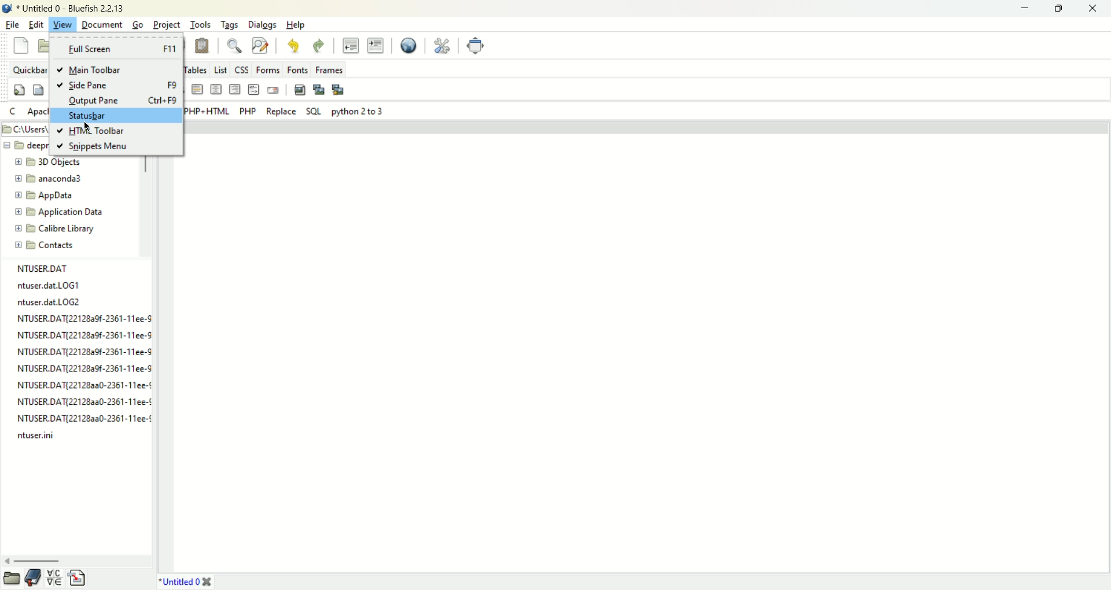  I want to click on multi thumbnail, so click(338, 90).